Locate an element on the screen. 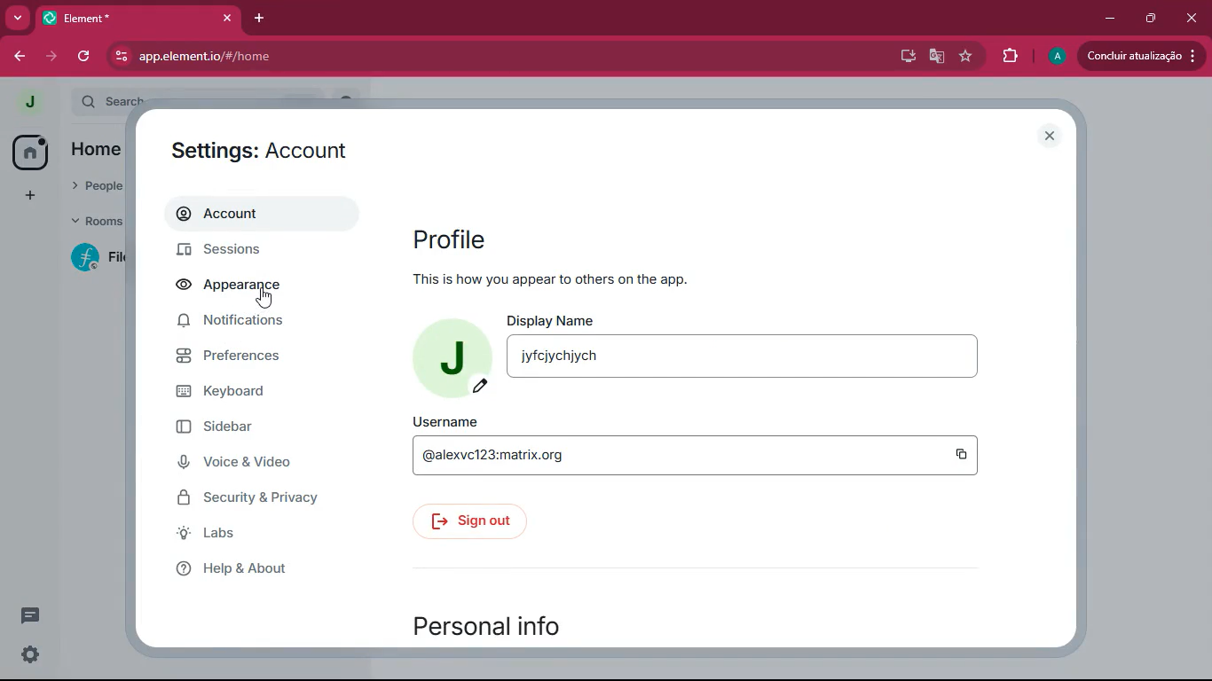  Settings: Account is located at coordinates (256, 148).